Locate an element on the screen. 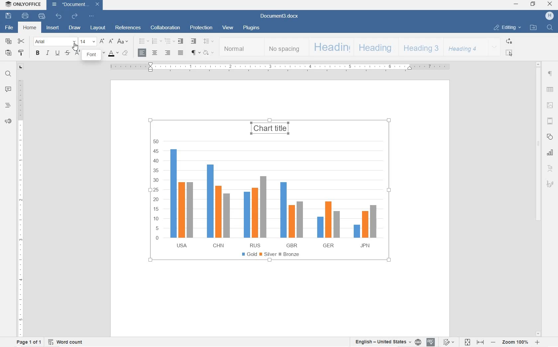  SHAPE is located at coordinates (549, 137).